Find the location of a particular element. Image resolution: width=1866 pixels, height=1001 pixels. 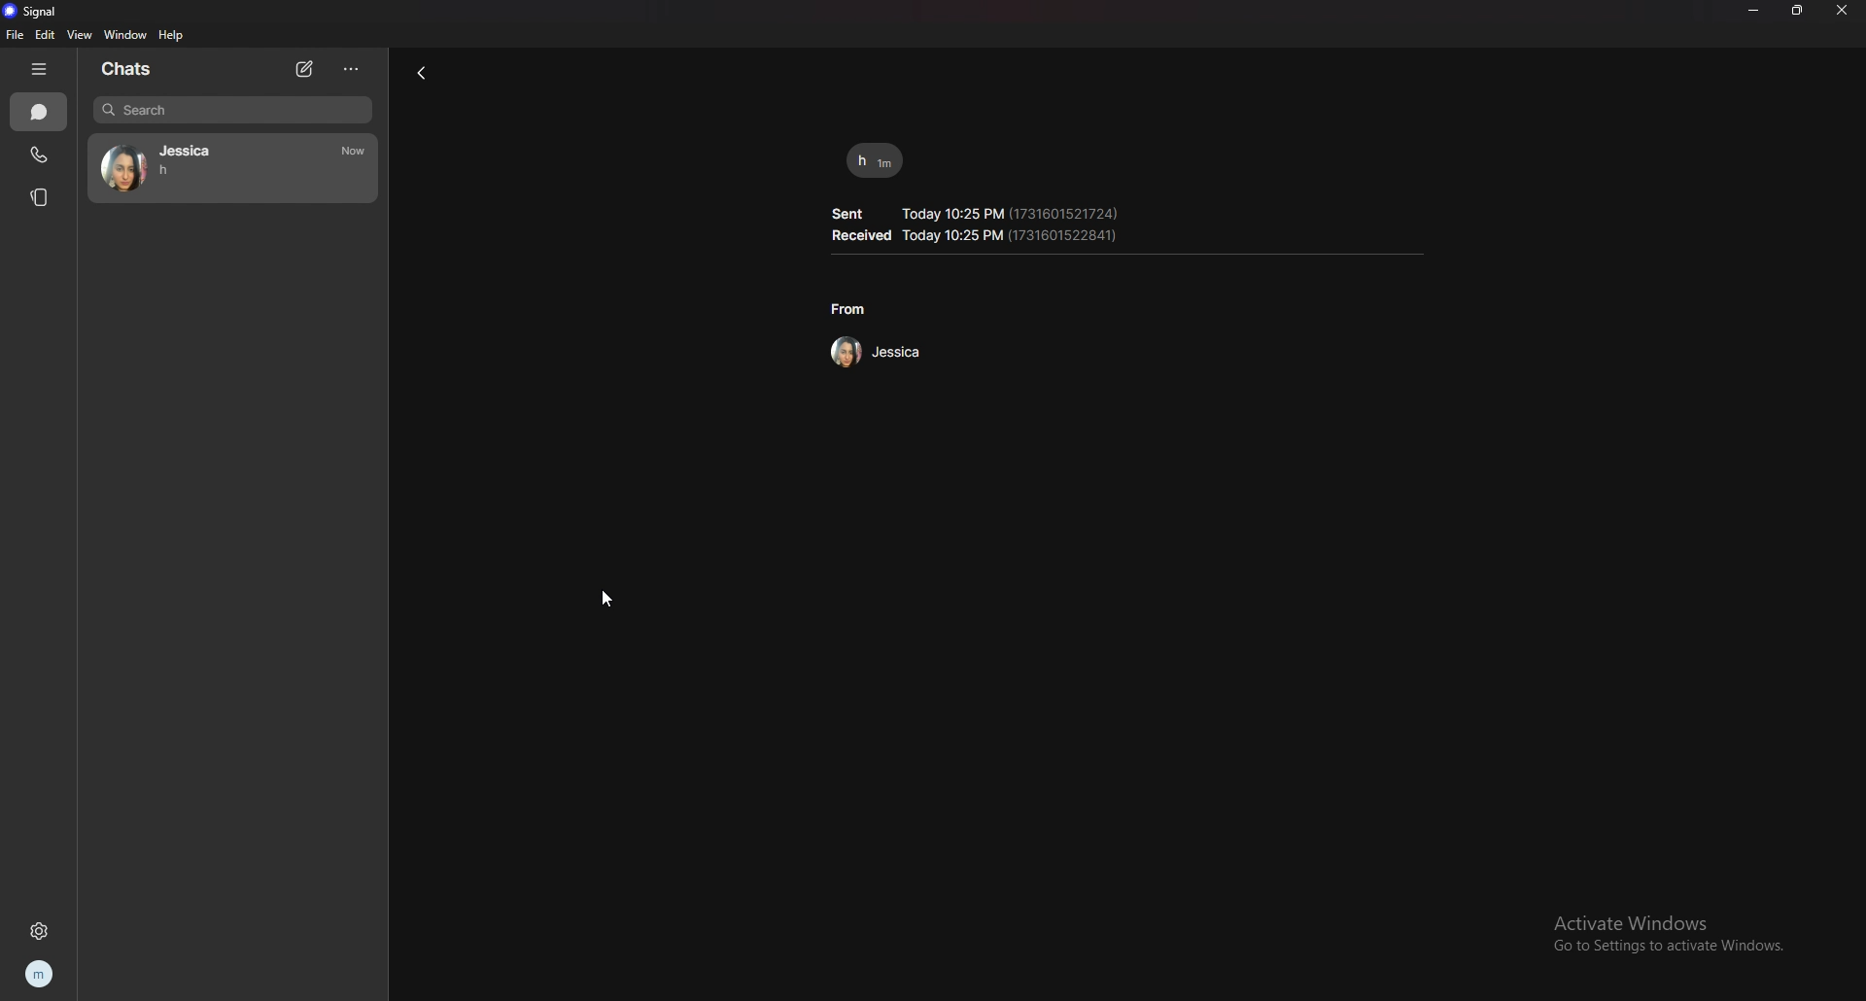

stories is located at coordinates (42, 198).